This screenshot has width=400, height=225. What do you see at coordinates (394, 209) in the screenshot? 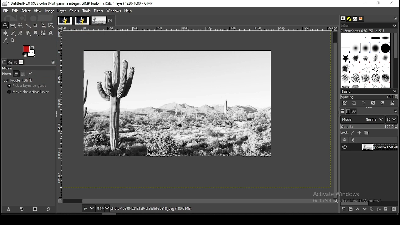
I see `delete this layer` at bounding box center [394, 209].